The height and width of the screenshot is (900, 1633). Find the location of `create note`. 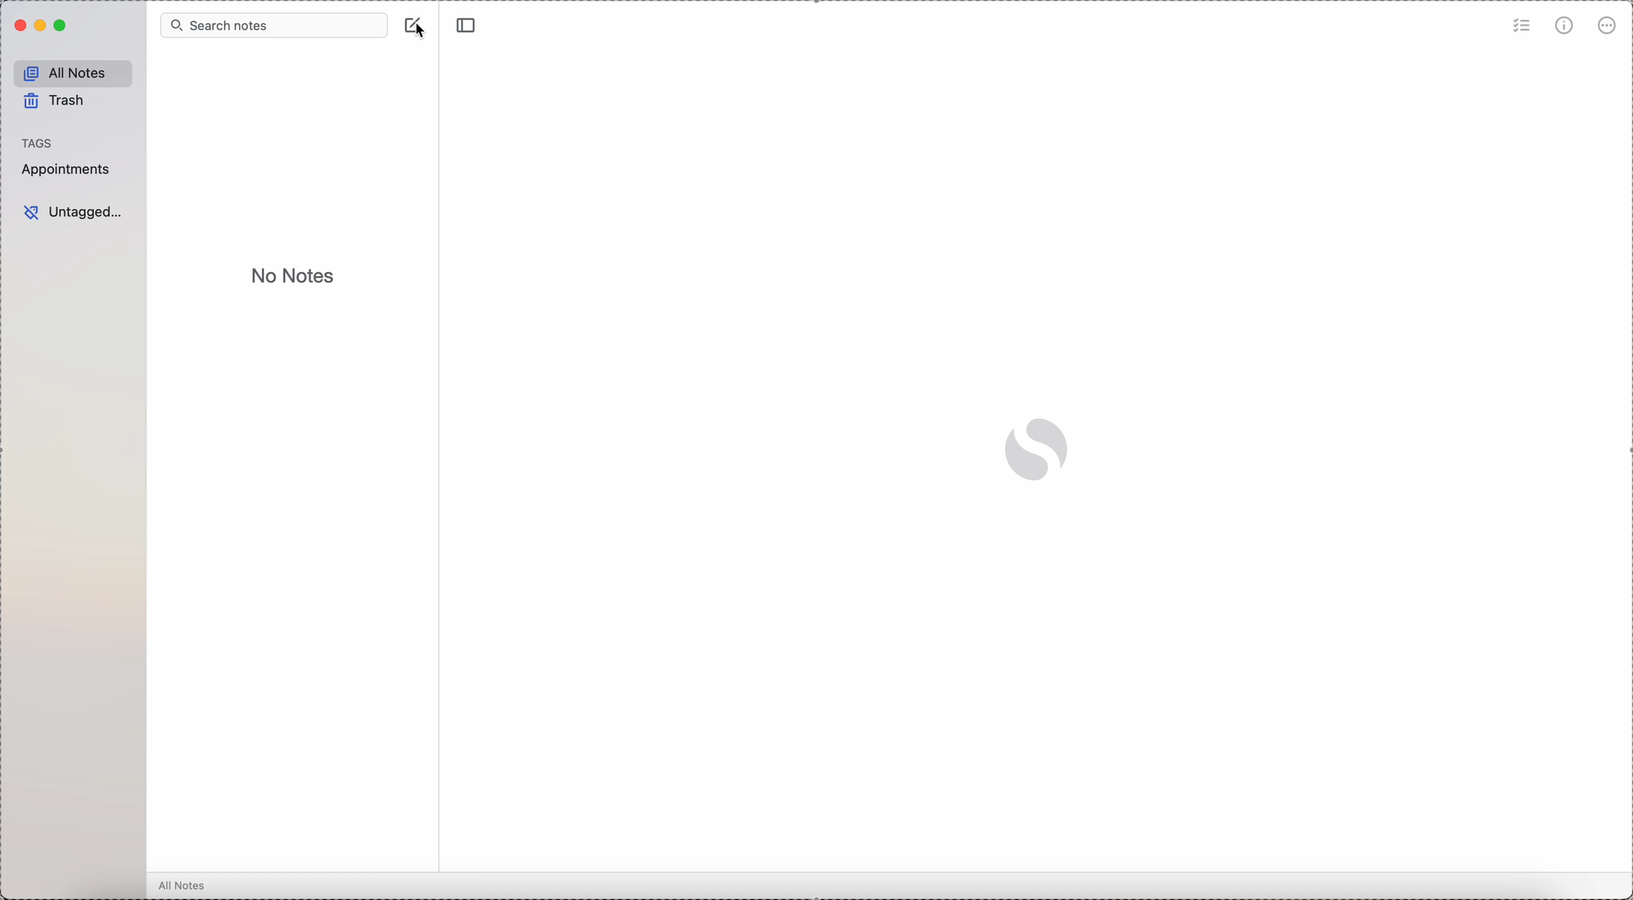

create note is located at coordinates (408, 23).